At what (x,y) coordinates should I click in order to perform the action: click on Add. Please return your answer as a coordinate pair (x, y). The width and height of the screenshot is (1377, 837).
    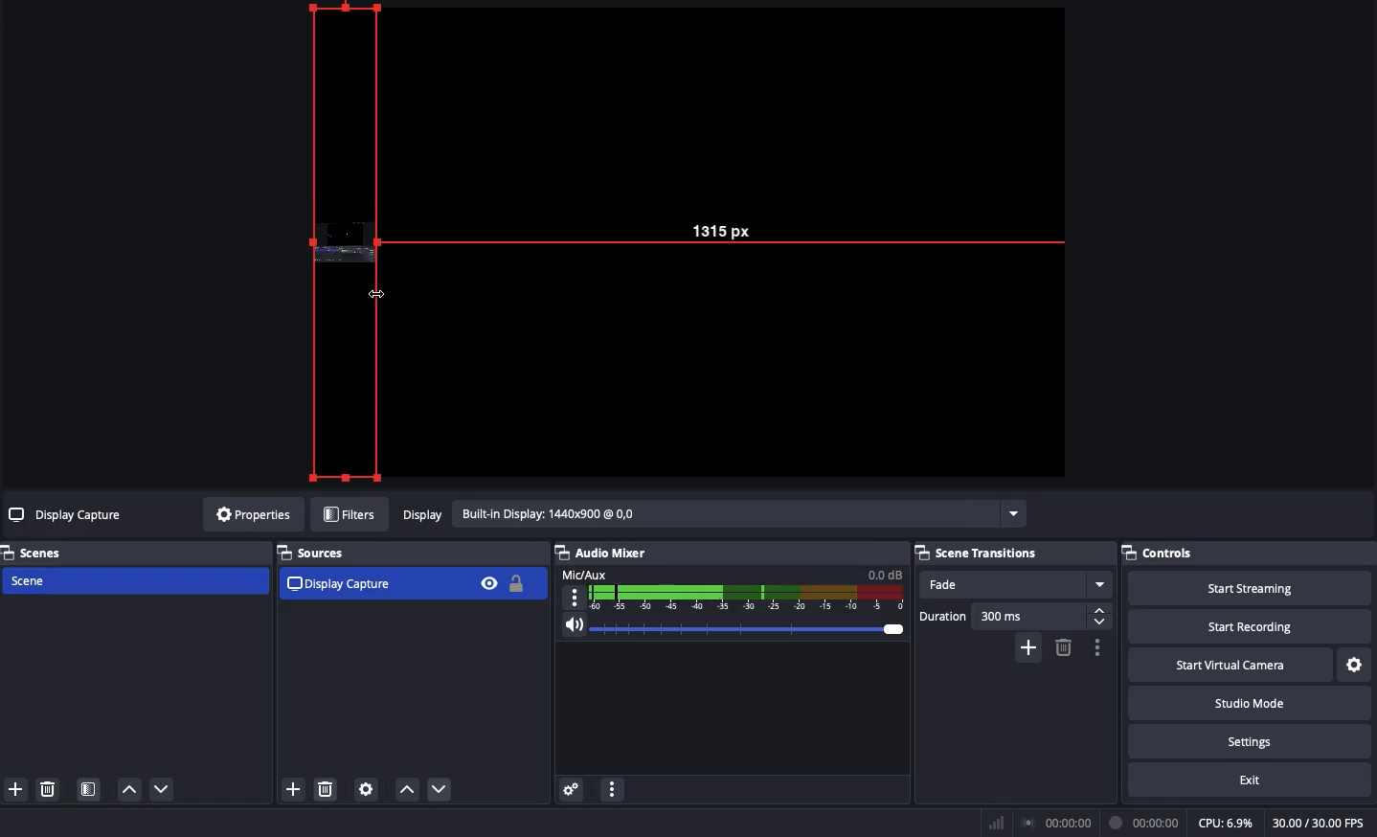
    Looking at the image, I should click on (1030, 646).